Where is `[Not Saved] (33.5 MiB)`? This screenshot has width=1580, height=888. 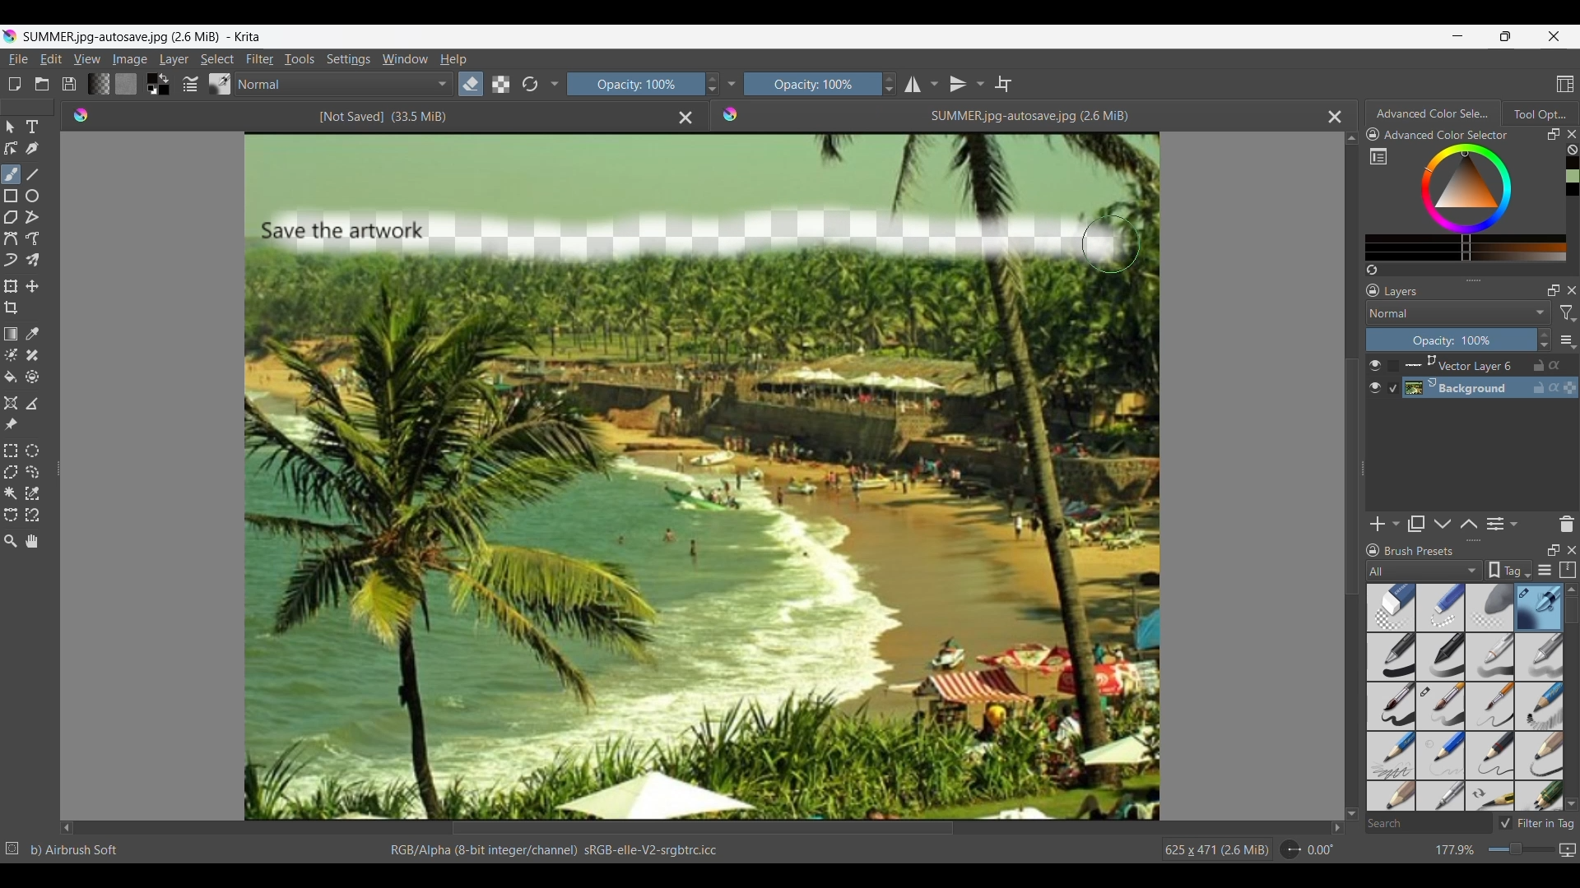
[Not Saved] (33.5 MiB) is located at coordinates (382, 117).